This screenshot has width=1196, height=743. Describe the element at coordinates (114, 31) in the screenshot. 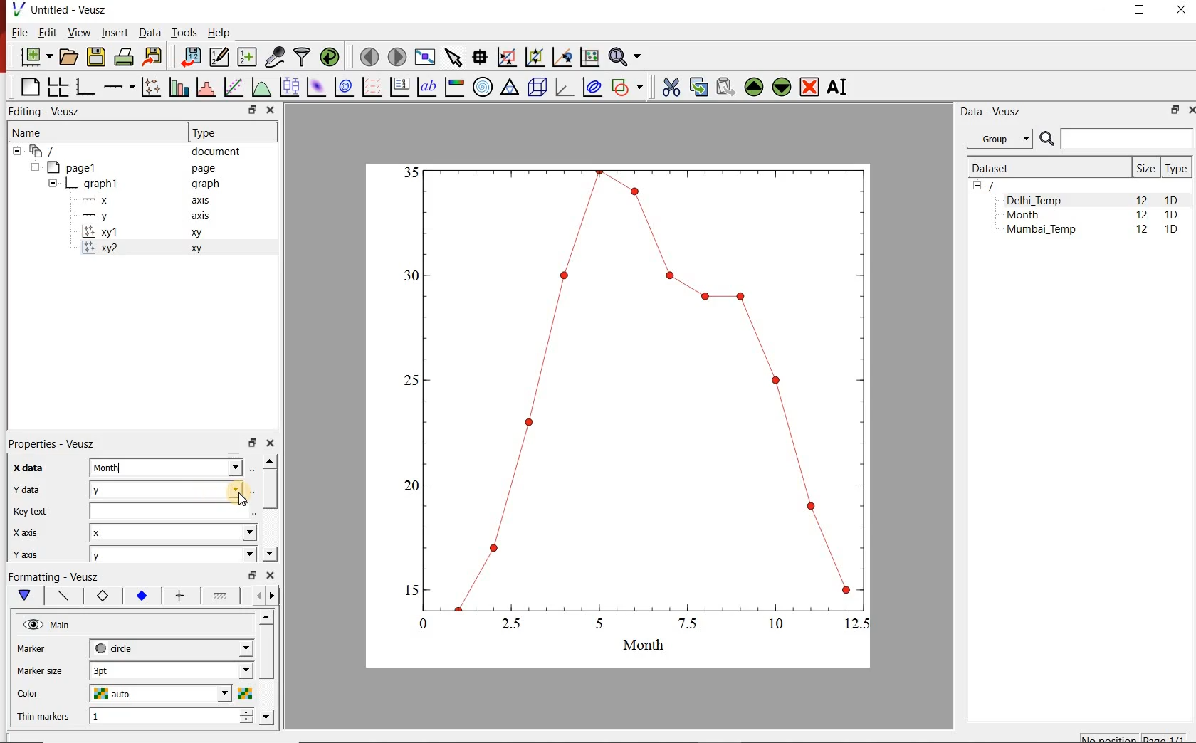

I see `Insert` at that location.